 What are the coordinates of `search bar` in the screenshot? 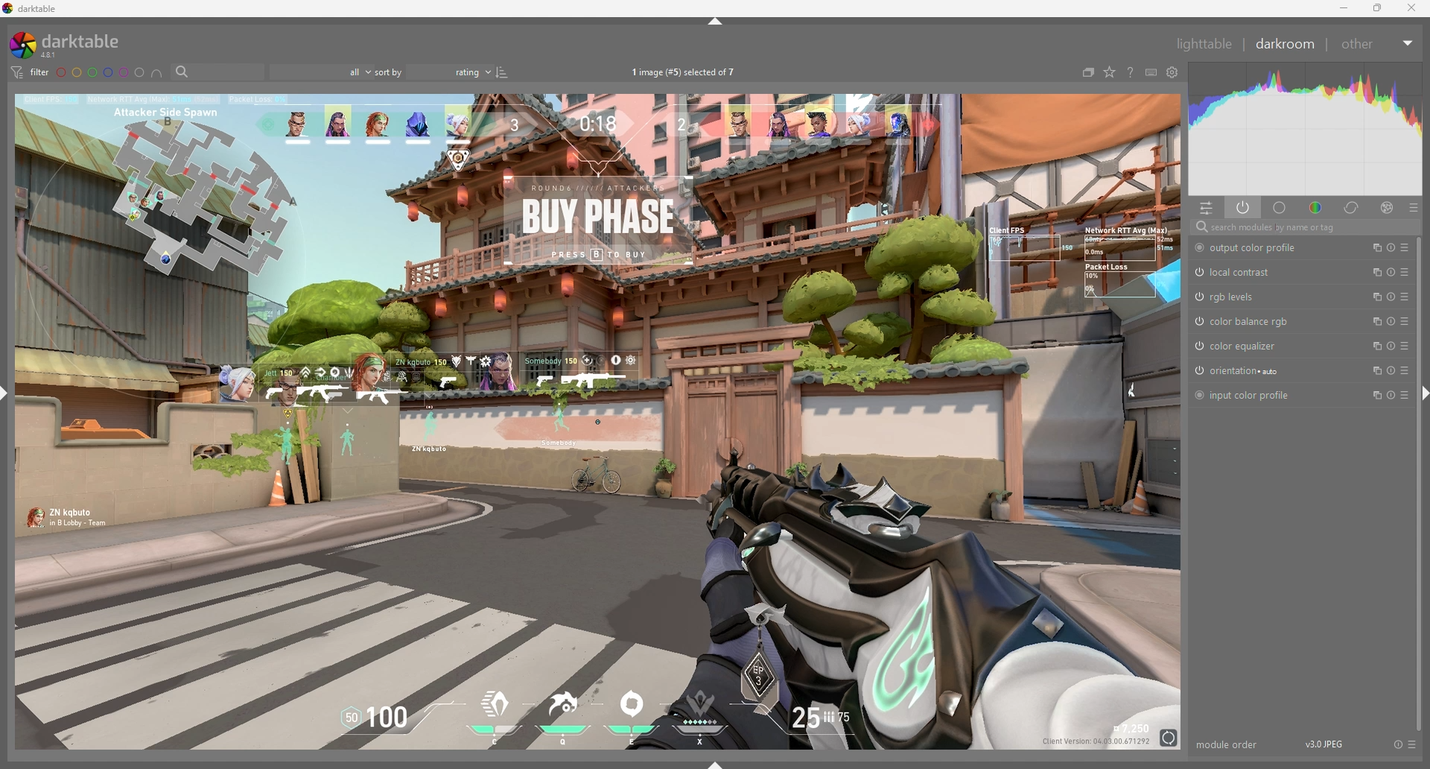 It's located at (217, 72).